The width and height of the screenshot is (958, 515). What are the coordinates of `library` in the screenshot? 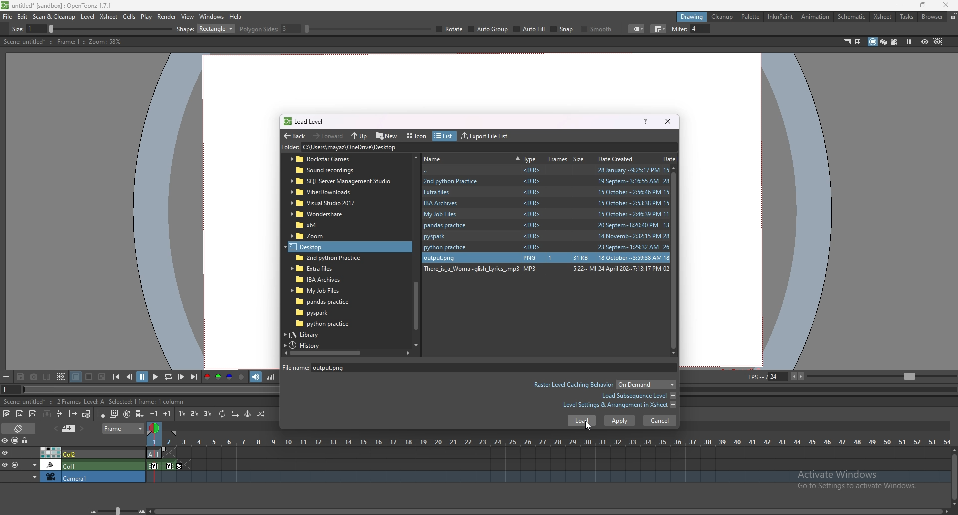 It's located at (314, 334).